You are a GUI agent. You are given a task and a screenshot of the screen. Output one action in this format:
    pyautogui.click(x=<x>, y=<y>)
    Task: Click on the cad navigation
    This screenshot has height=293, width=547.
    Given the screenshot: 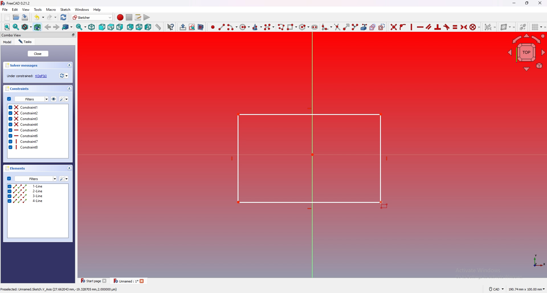 What is the action you would take?
    pyautogui.click(x=497, y=289)
    